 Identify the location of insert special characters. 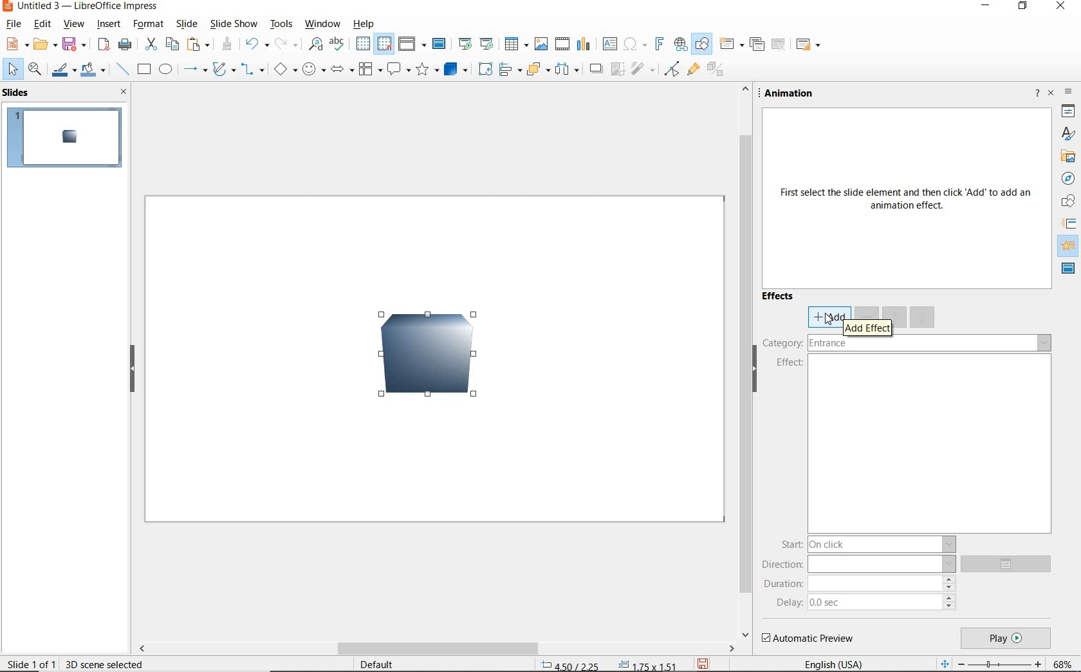
(633, 44).